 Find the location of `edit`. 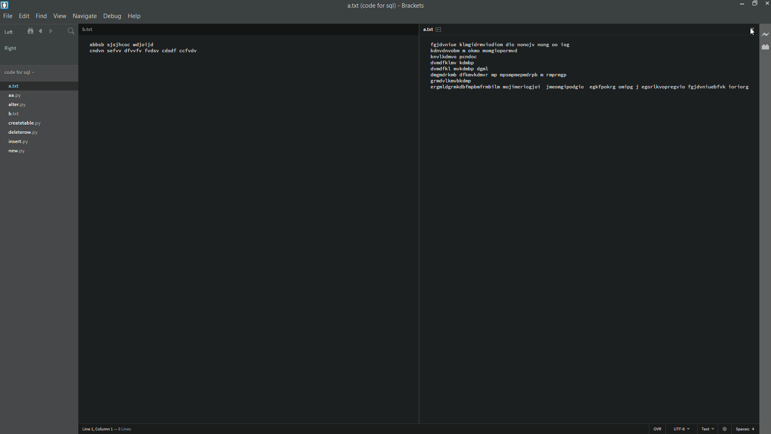

edit is located at coordinates (24, 16).